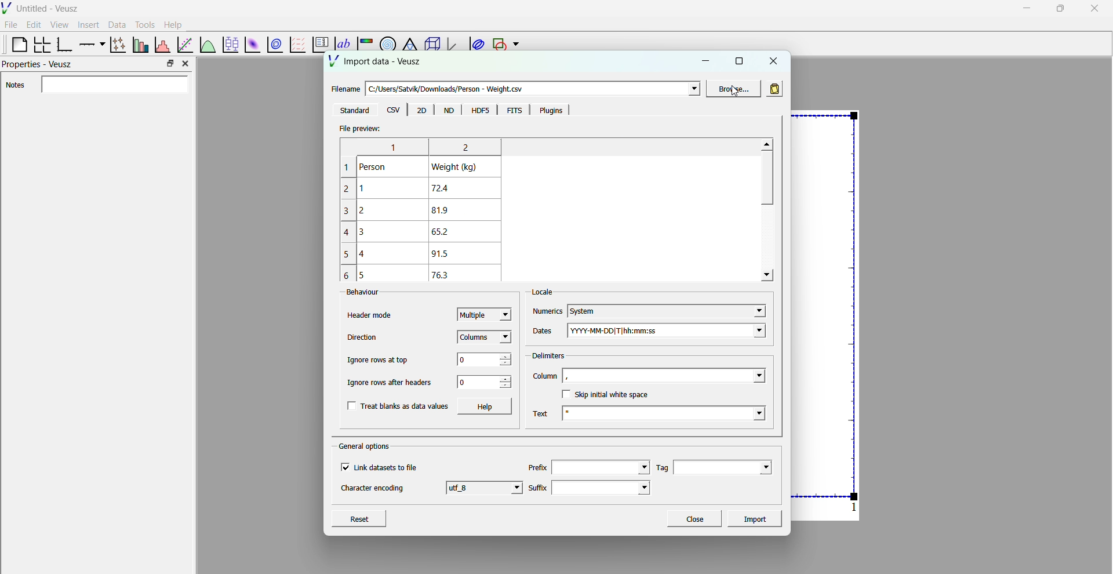 Image resolution: width=1113 pixels, height=574 pixels. I want to click on utf_8, so click(485, 487).